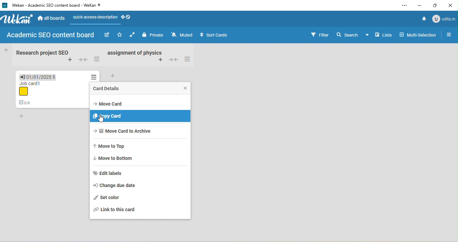 This screenshot has height=242, width=458. What do you see at coordinates (419, 35) in the screenshot?
I see `multi selection` at bounding box center [419, 35].